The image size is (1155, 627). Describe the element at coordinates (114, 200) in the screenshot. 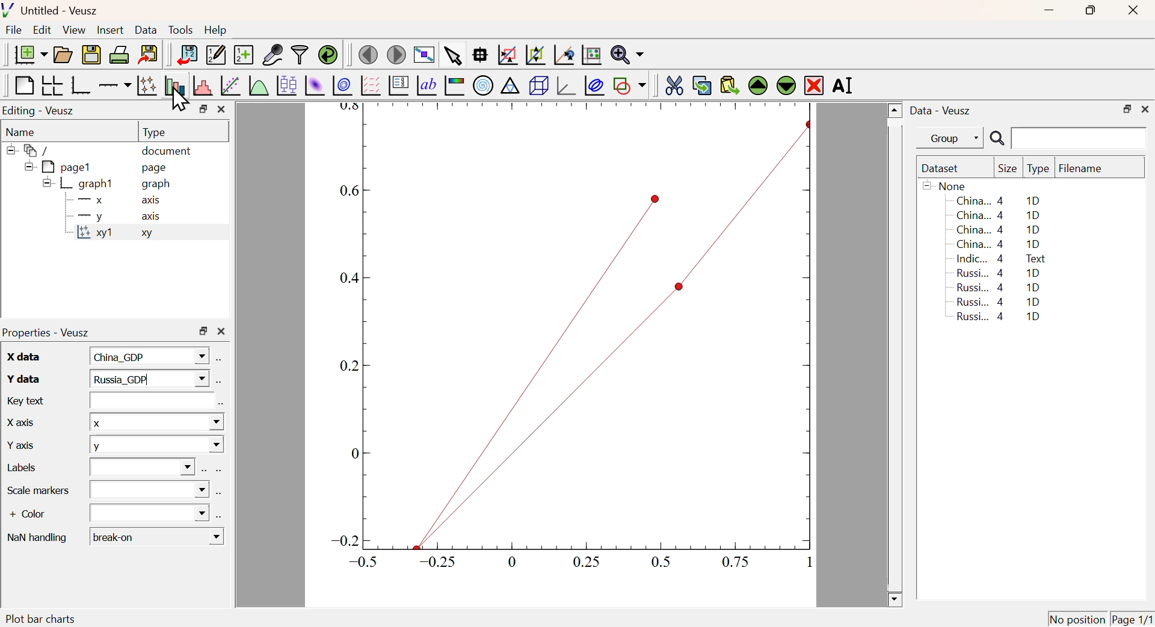

I see `X axis` at that location.